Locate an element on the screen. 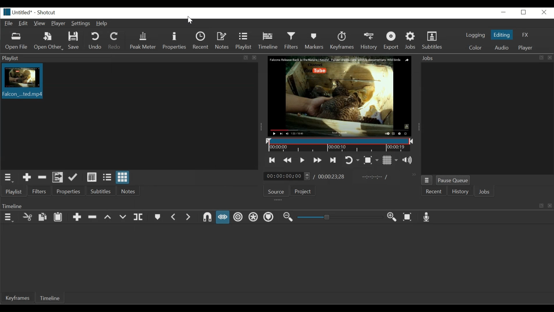 The image size is (554, 312). Jobs is located at coordinates (485, 58).